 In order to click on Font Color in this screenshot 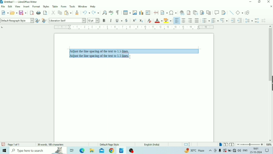, I will do `click(158, 21)`.